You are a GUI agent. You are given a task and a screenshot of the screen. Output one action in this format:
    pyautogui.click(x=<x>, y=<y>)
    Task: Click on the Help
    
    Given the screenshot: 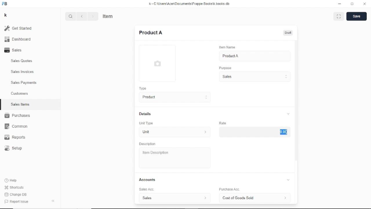 What is the action you would take?
    pyautogui.click(x=12, y=180)
    